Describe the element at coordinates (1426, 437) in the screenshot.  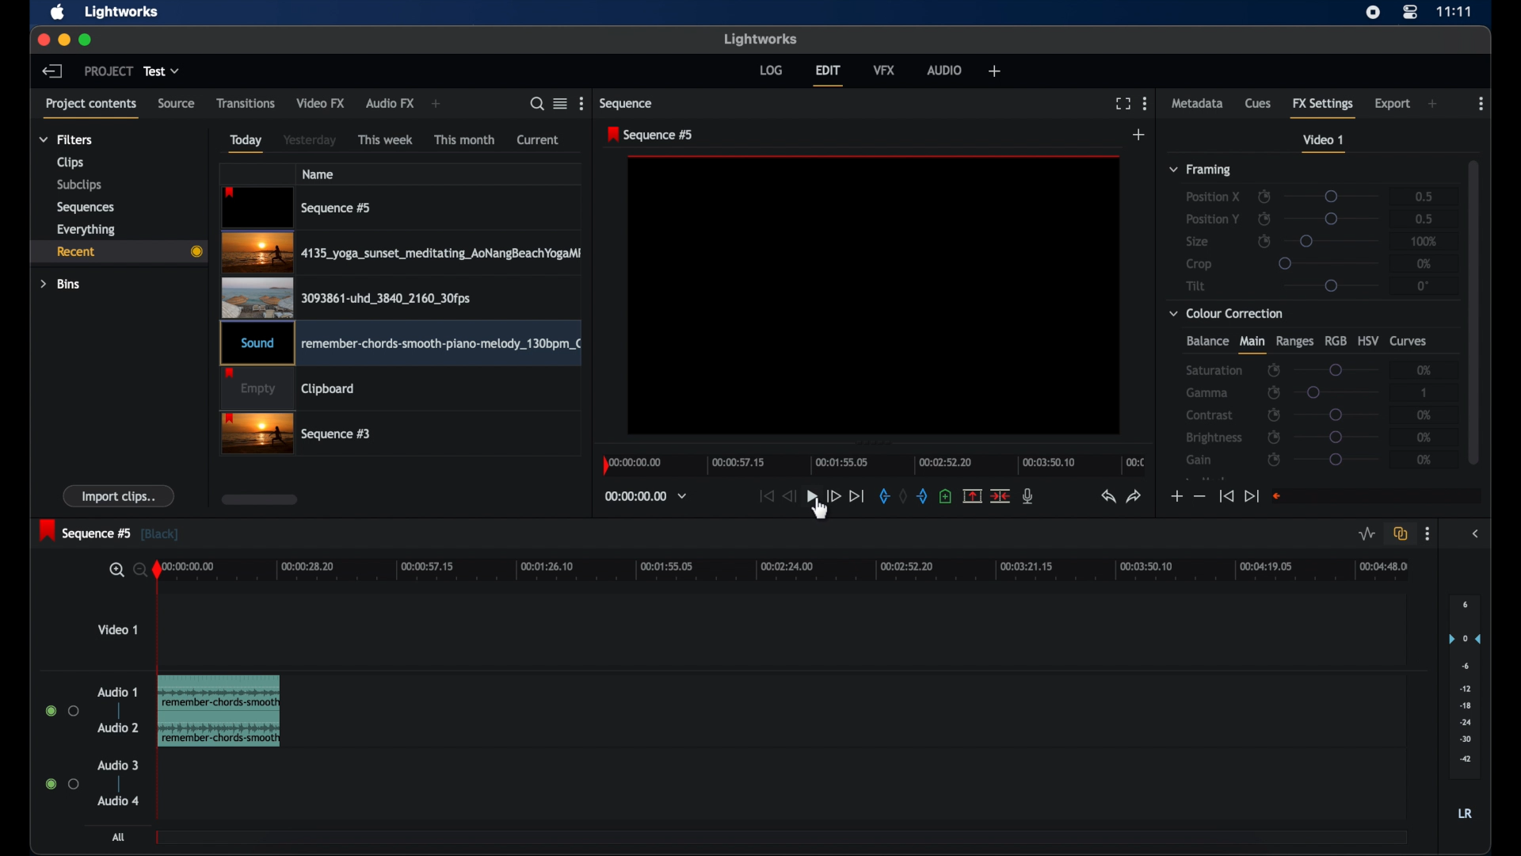
I see `0%` at that location.